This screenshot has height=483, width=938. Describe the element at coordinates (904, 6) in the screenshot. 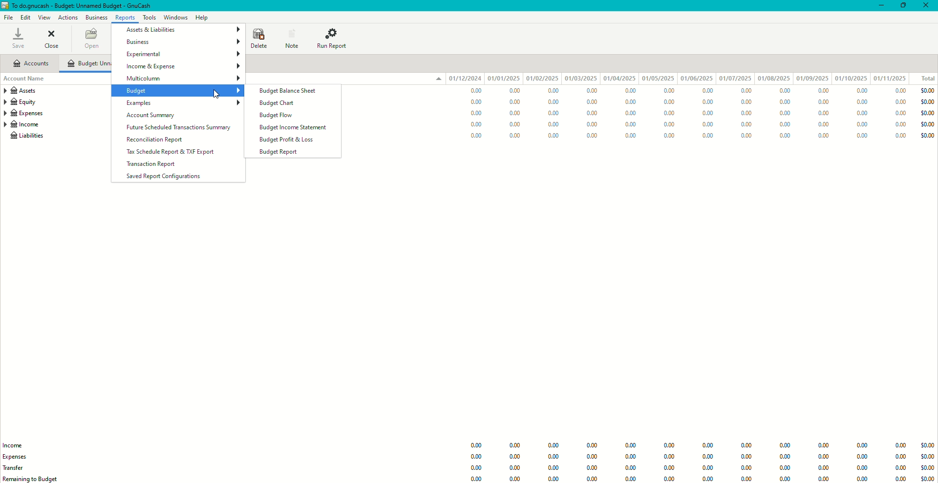

I see `Restore` at that location.